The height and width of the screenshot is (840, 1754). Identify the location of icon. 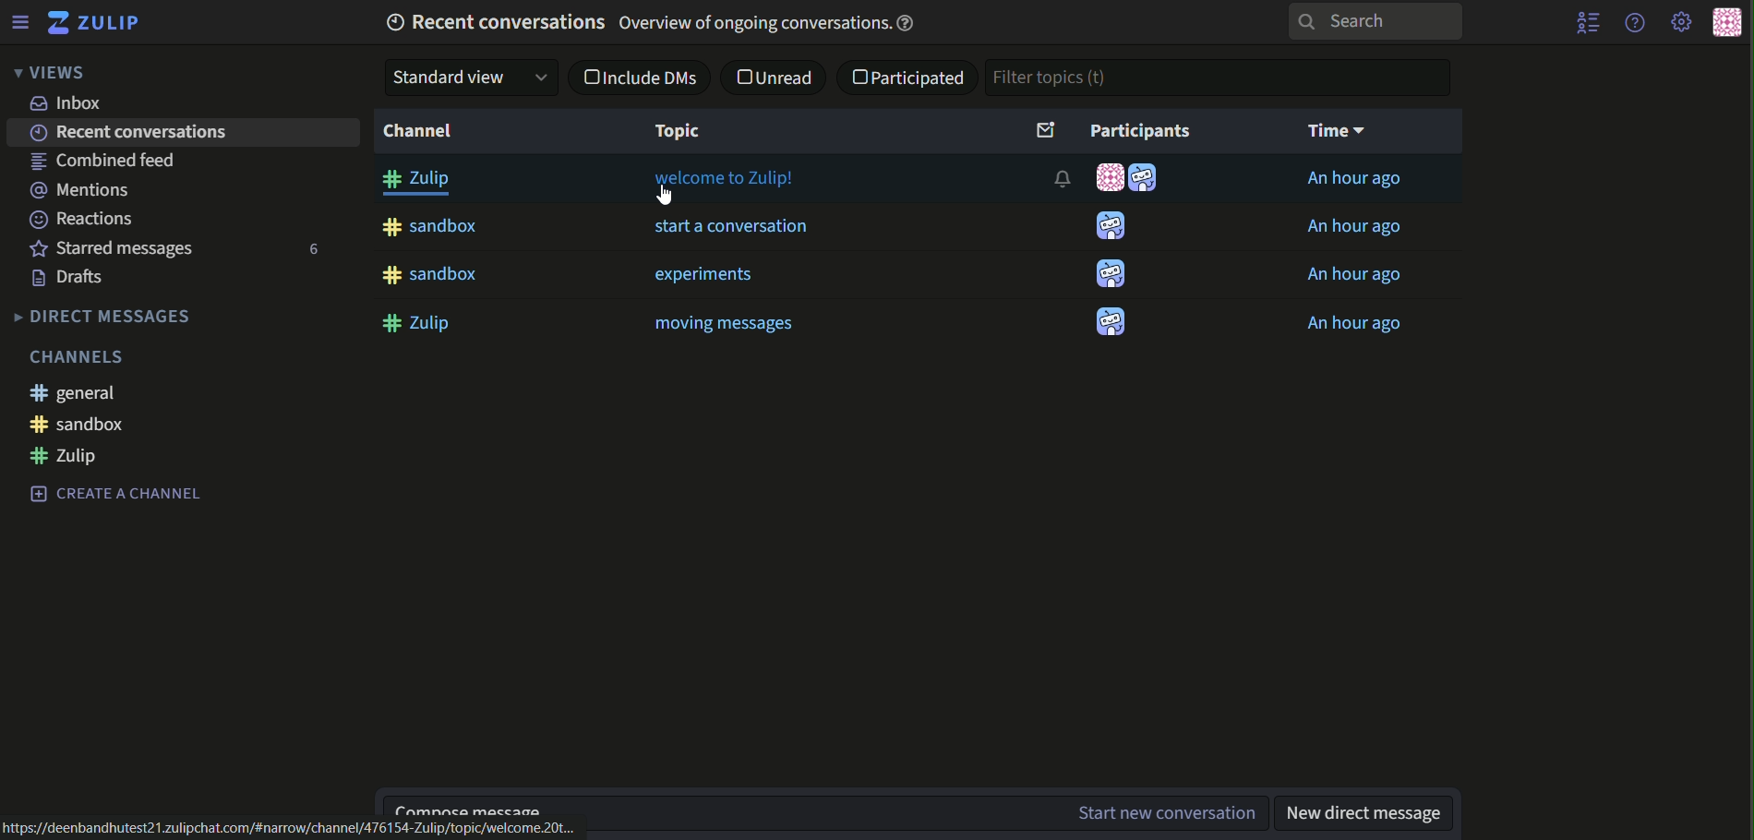
(1148, 179).